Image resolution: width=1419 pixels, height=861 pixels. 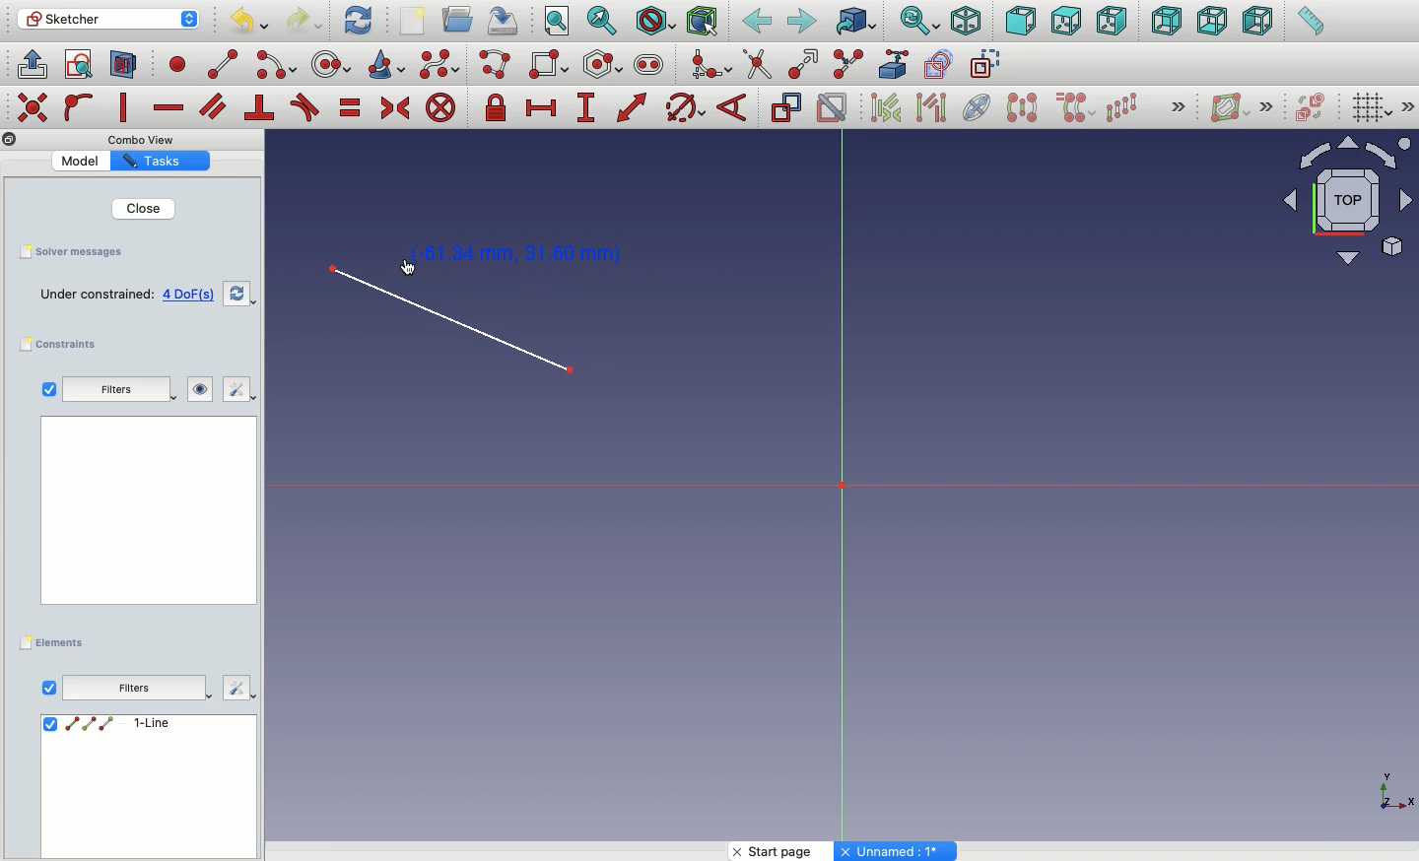 I want to click on , so click(x=238, y=690).